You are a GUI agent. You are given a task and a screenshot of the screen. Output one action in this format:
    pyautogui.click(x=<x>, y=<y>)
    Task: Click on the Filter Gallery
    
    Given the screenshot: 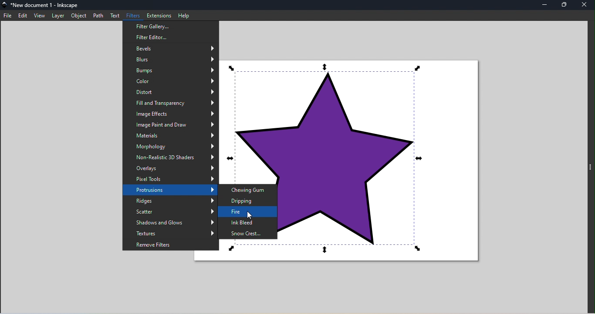 What is the action you would take?
    pyautogui.click(x=171, y=25)
    